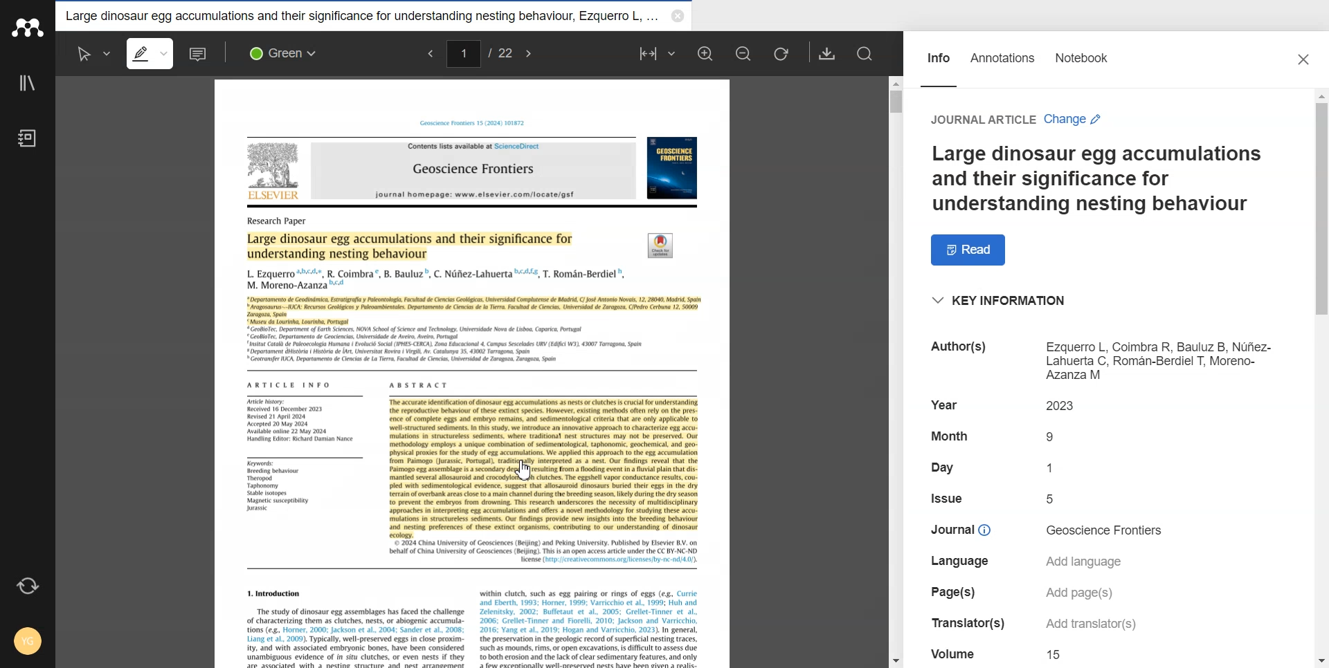 Image resolution: width=1329 pixels, height=668 pixels. Describe the element at coordinates (361, 16) in the screenshot. I see `Folder` at that location.